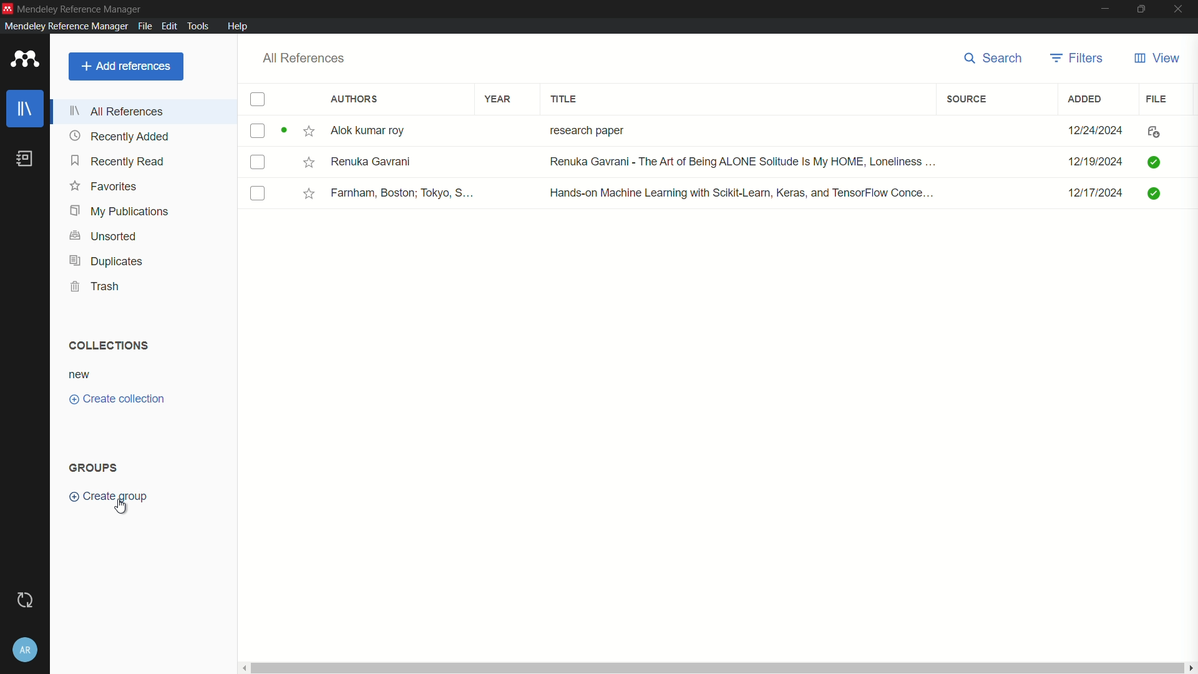  I want to click on download, so click(1151, 133).